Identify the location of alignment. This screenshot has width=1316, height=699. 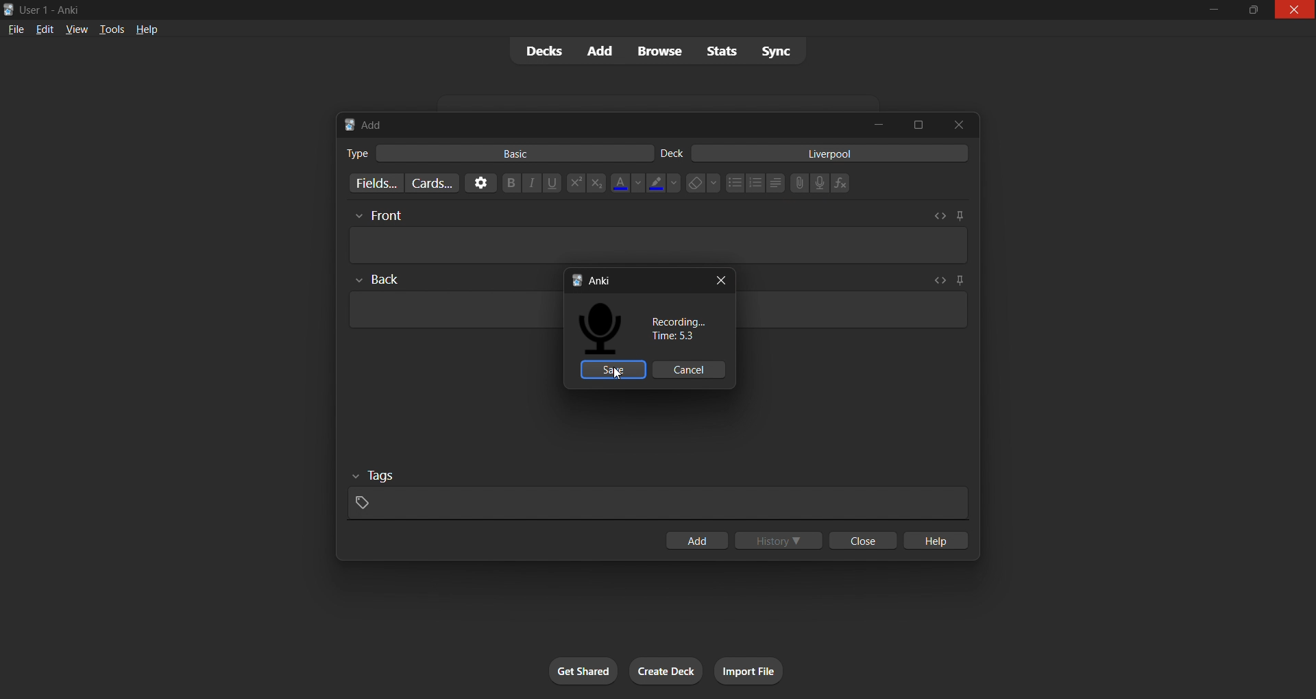
(777, 182).